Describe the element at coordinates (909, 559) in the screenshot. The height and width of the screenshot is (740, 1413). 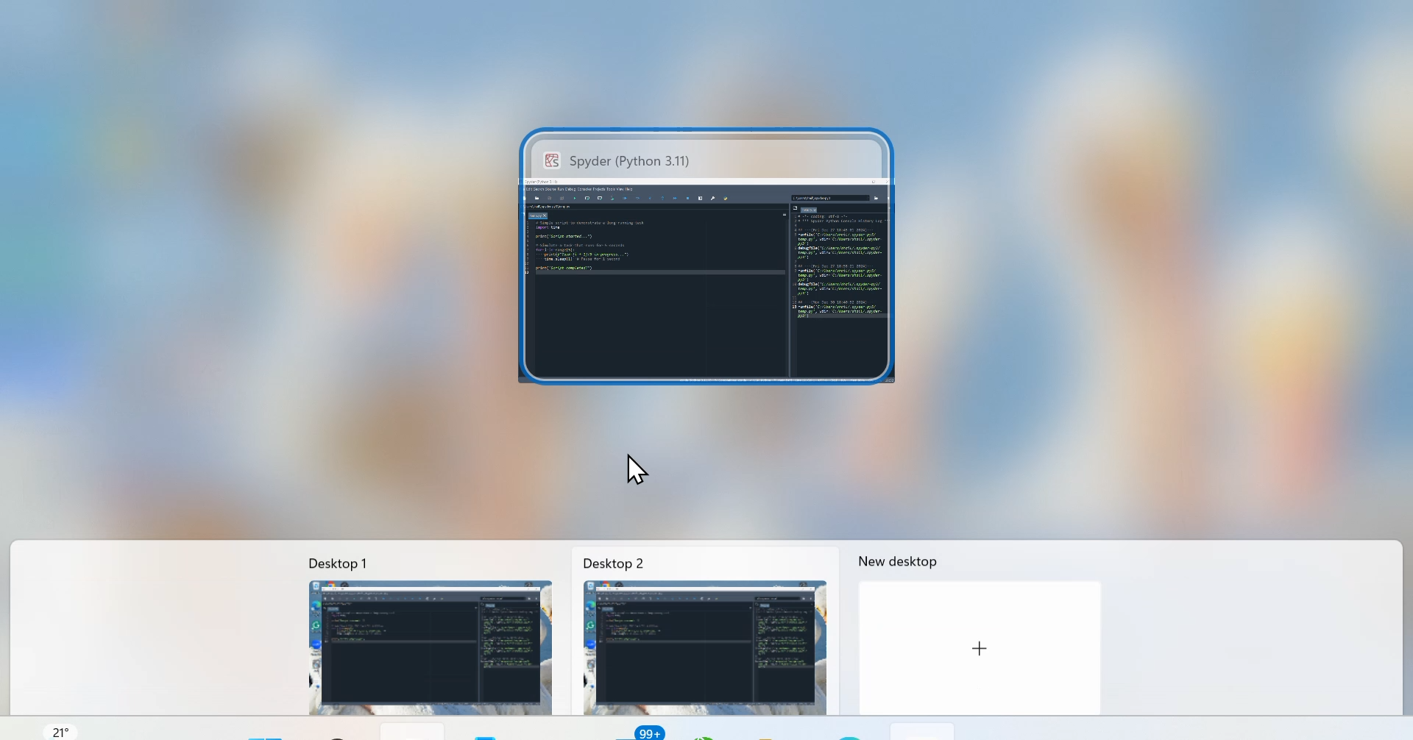
I see `New desktop` at that location.